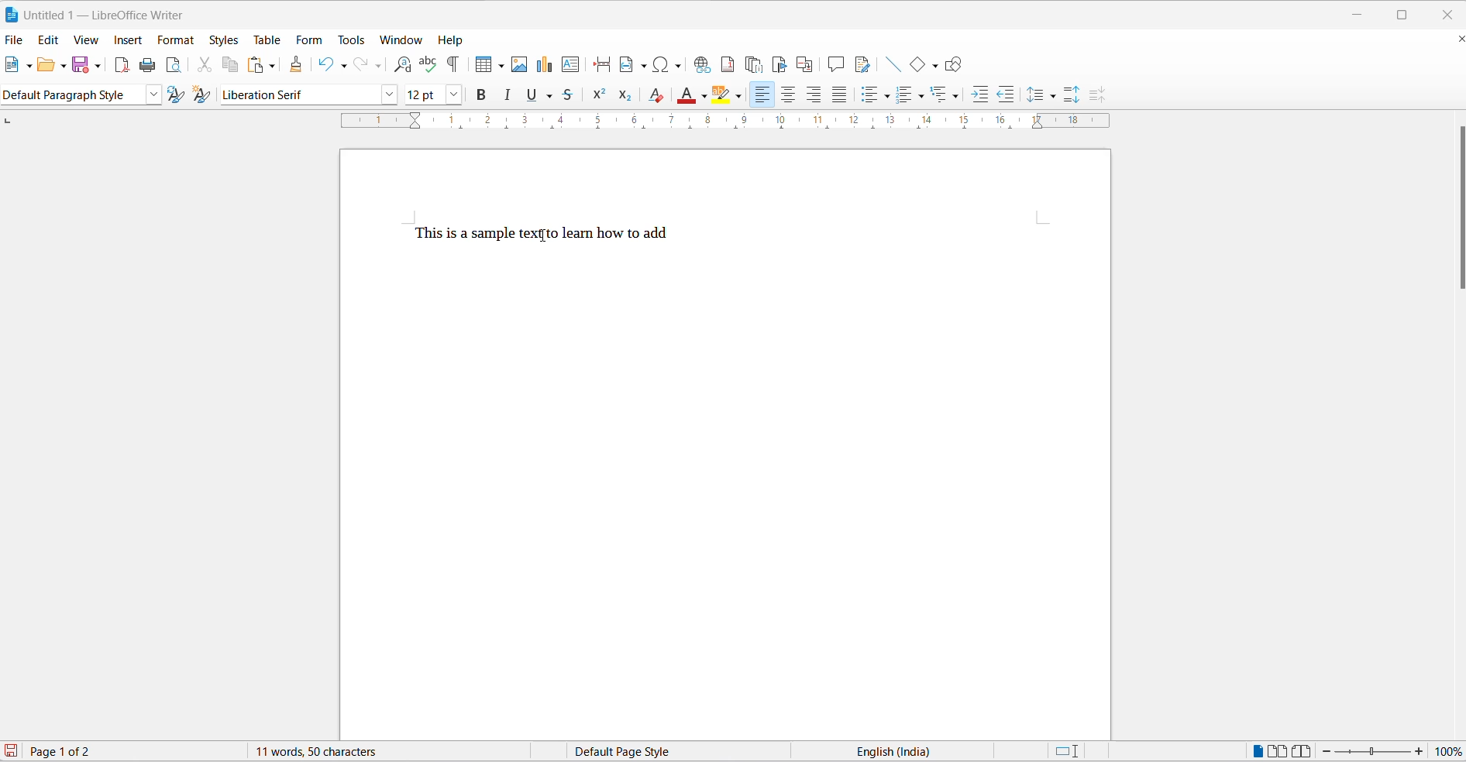 Image resolution: width=1466 pixels, height=762 pixels. What do you see at coordinates (13, 65) in the screenshot?
I see `new` at bounding box center [13, 65].